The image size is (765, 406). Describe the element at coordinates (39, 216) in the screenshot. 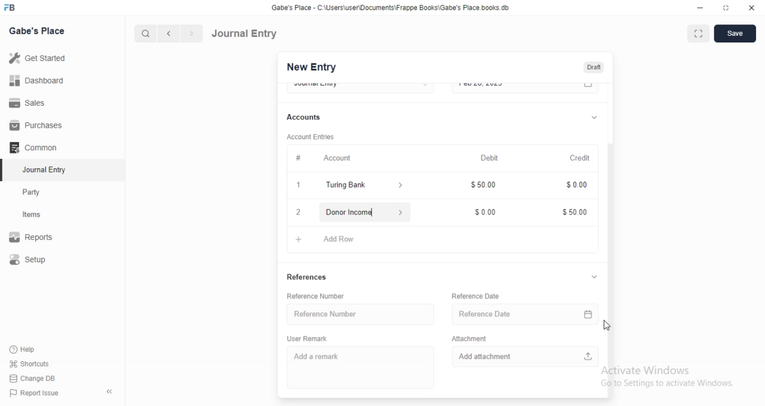

I see `items` at that location.